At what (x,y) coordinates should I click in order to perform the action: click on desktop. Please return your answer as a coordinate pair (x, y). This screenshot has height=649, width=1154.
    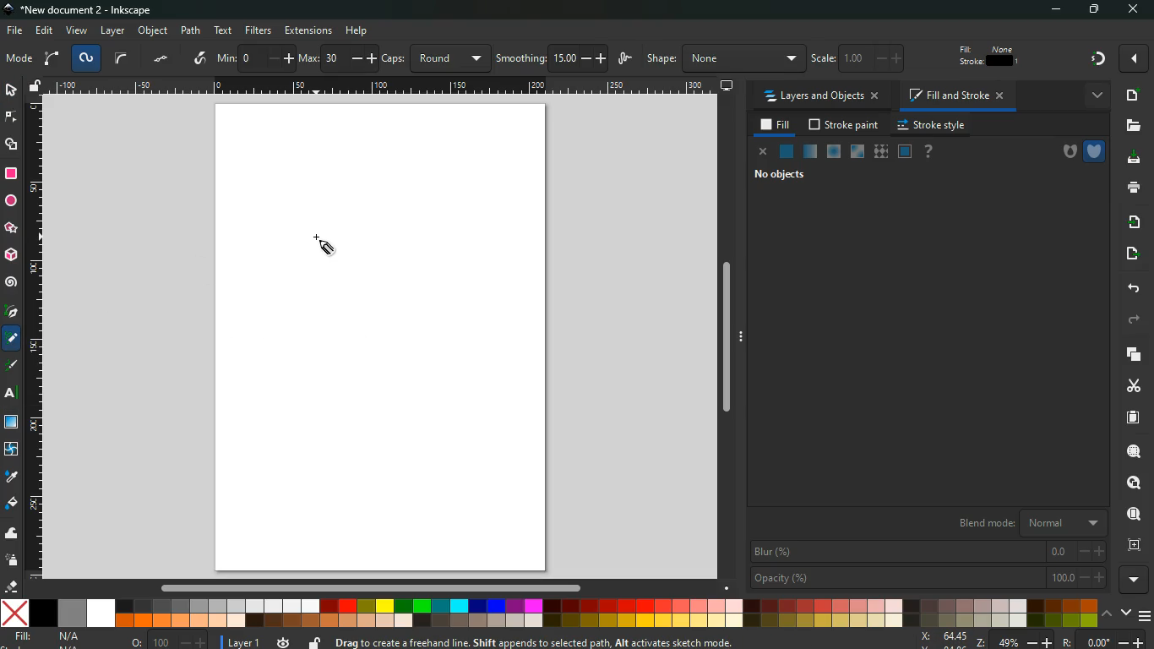
    Looking at the image, I should click on (726, 86).